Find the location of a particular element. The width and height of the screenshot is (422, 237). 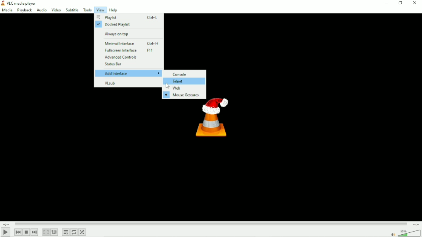

Status bar is located at coordinates (128, 65).